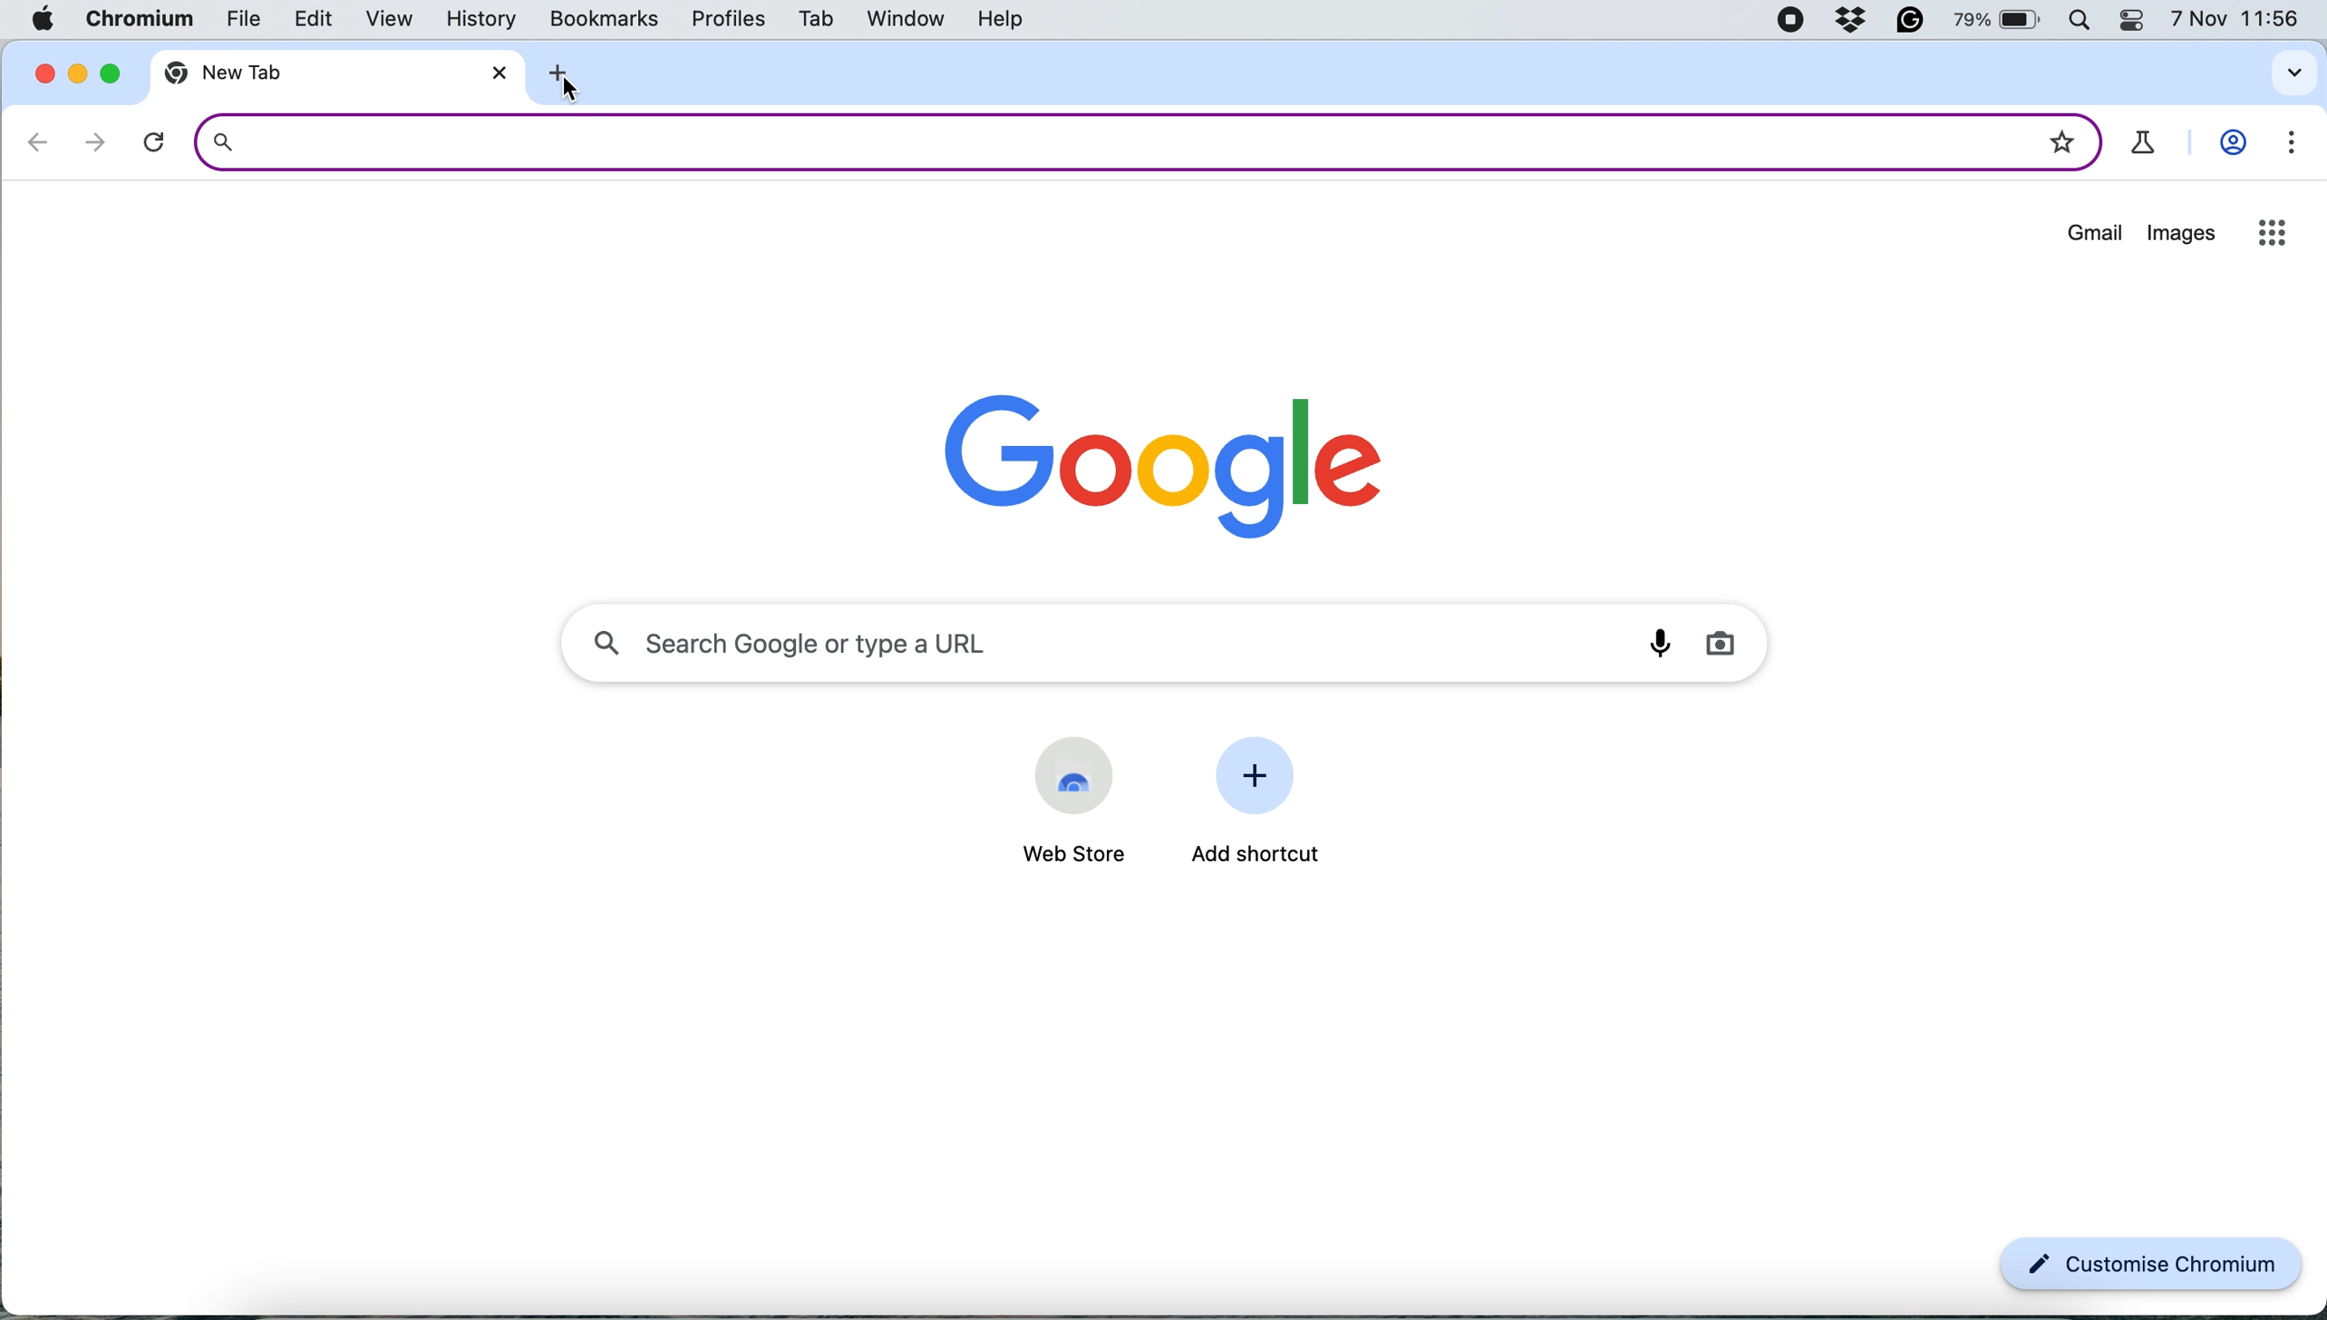 The height and width of the screenshot is (1320, 2327). What do you see at coordinates (2294, 73) in the screenshot?
I see `search all tabs` at bounding box center [2294, 73].